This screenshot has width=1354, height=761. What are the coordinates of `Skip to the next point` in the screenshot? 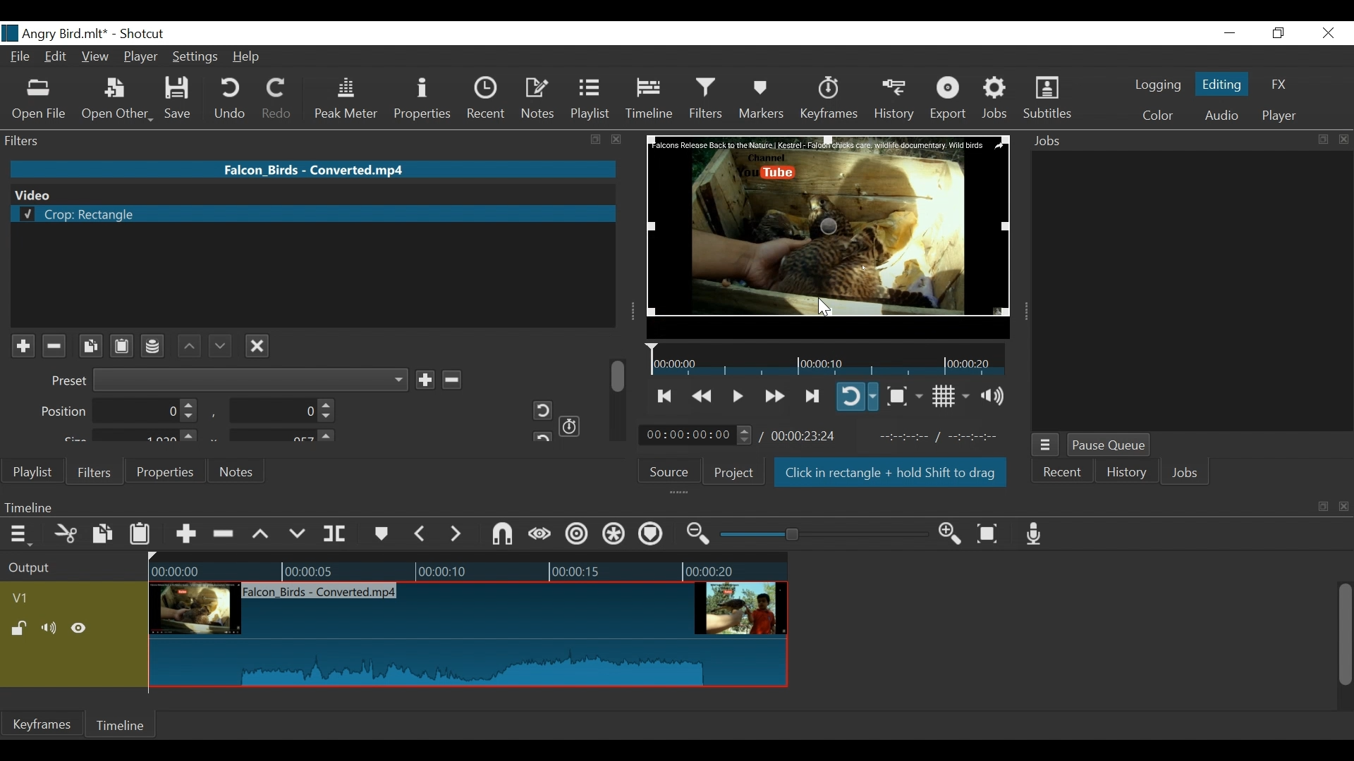 It's located at (813, 397).